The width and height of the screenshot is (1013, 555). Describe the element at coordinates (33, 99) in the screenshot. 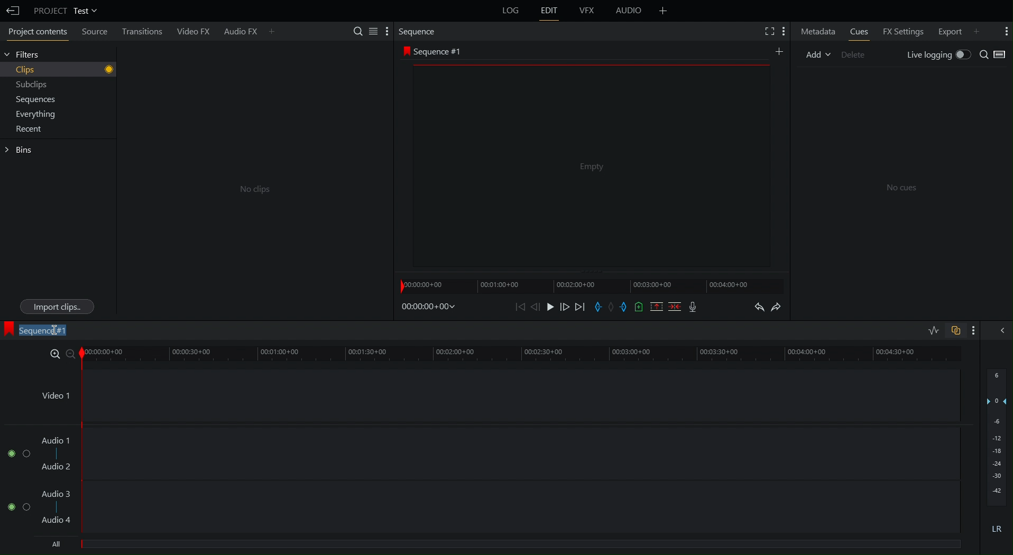

I see `Sequences` at that location.